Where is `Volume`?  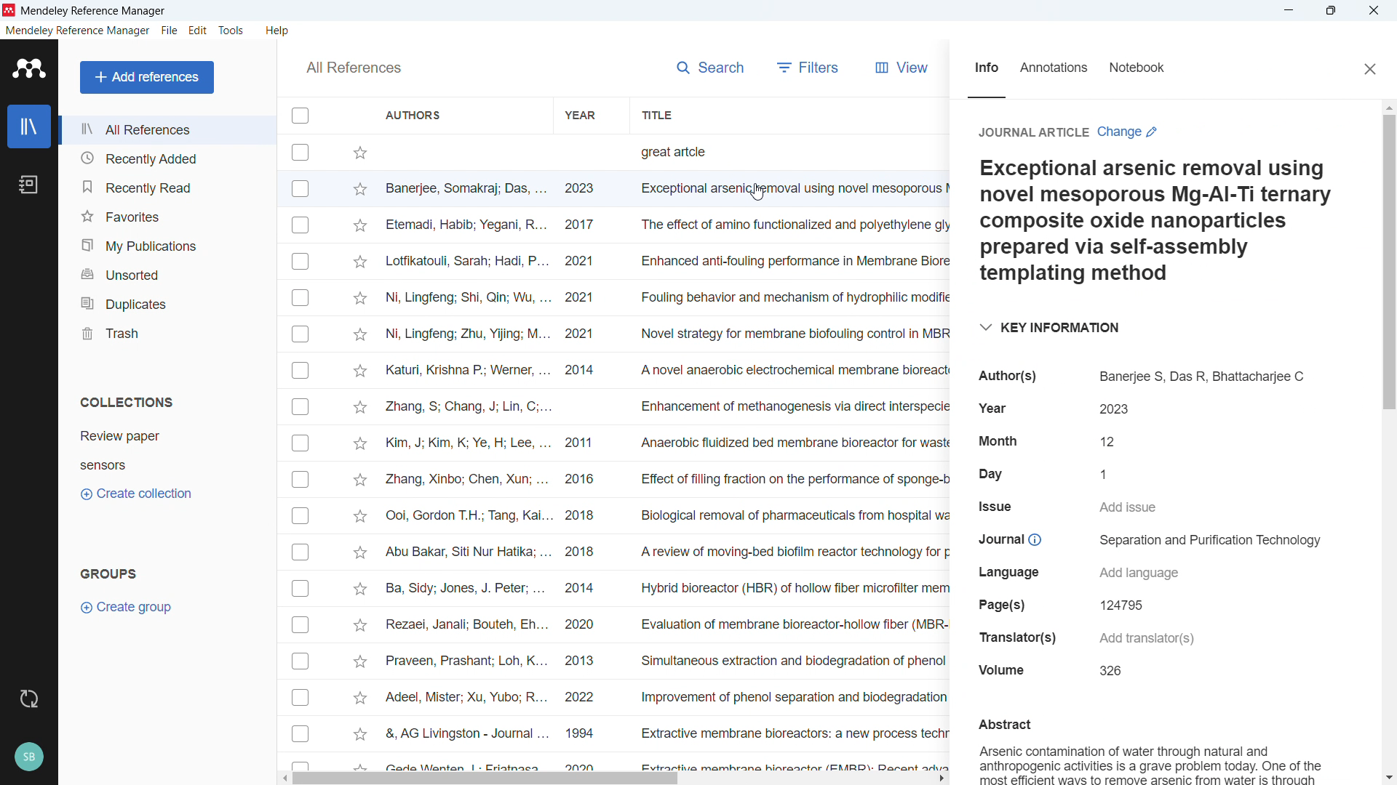 Volume is located at coordinates (1001, 669).